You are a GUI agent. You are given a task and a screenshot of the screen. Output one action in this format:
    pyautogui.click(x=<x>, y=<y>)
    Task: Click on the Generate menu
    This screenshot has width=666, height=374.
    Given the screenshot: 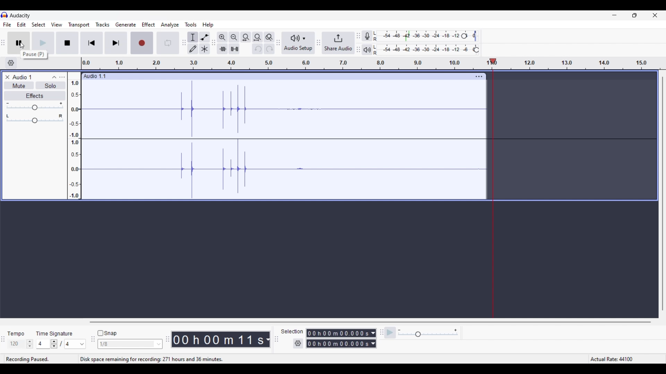 What is the action you would take?
    pyautogui.click(x=126, y=25)
    